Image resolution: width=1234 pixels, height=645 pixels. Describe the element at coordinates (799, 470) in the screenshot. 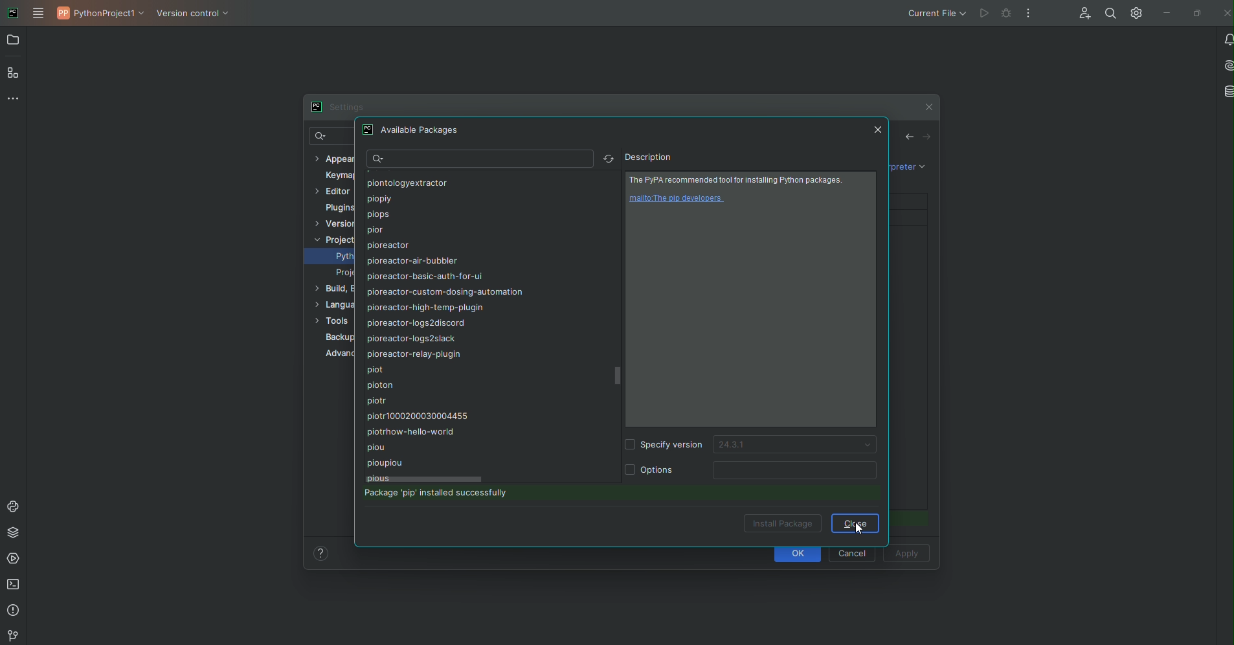

I see `Options bar` at that location.